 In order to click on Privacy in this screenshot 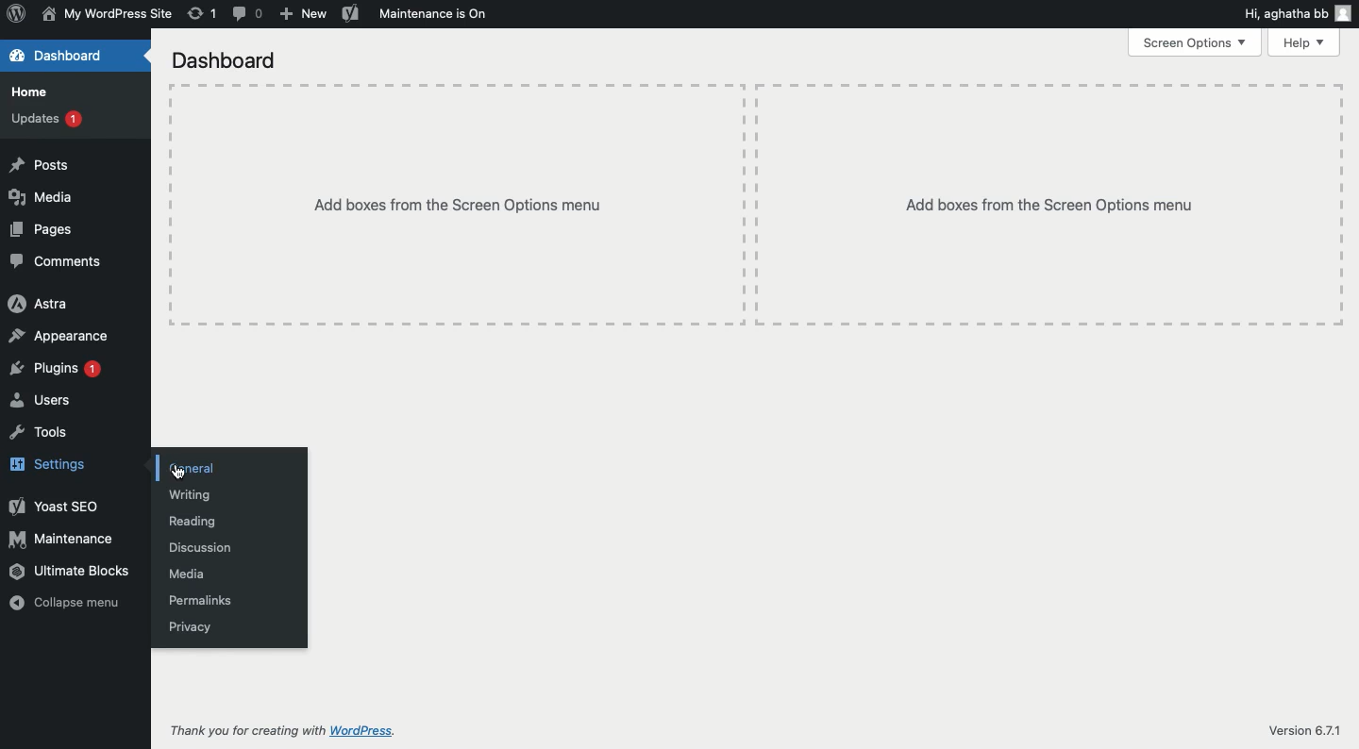, I will do `click(191, 627)`.